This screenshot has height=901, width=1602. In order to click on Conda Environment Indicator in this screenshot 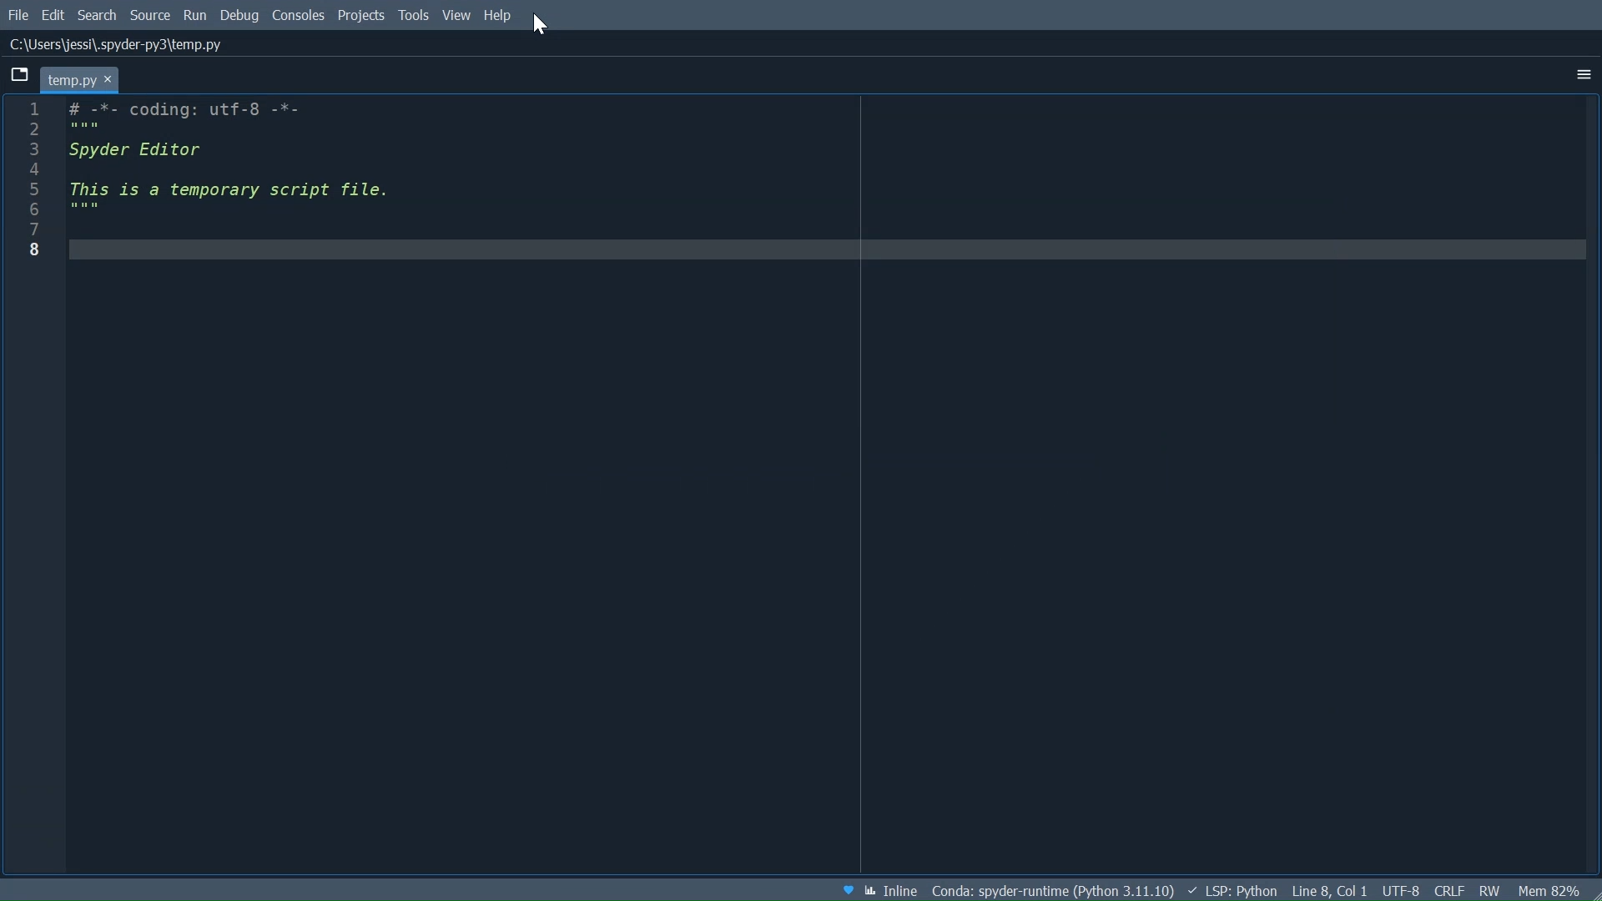, I will do `click(1055, 888)`.